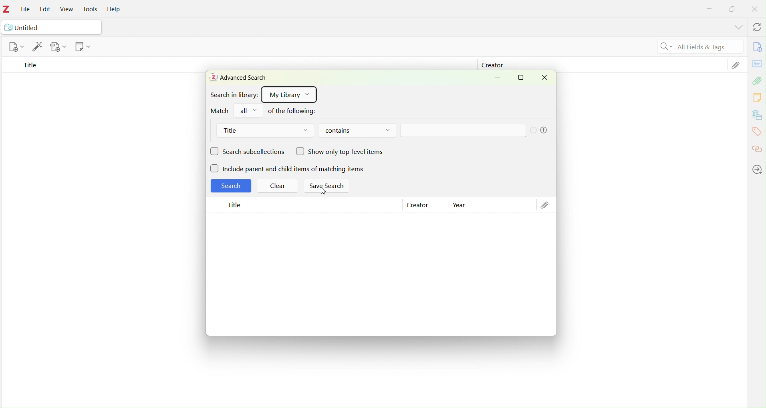 The height and width of the screenshot is (408, 766). What do you see at coordinates (545, 79) in the screenshot?
I see `Close` at bounding box center [545, 79].